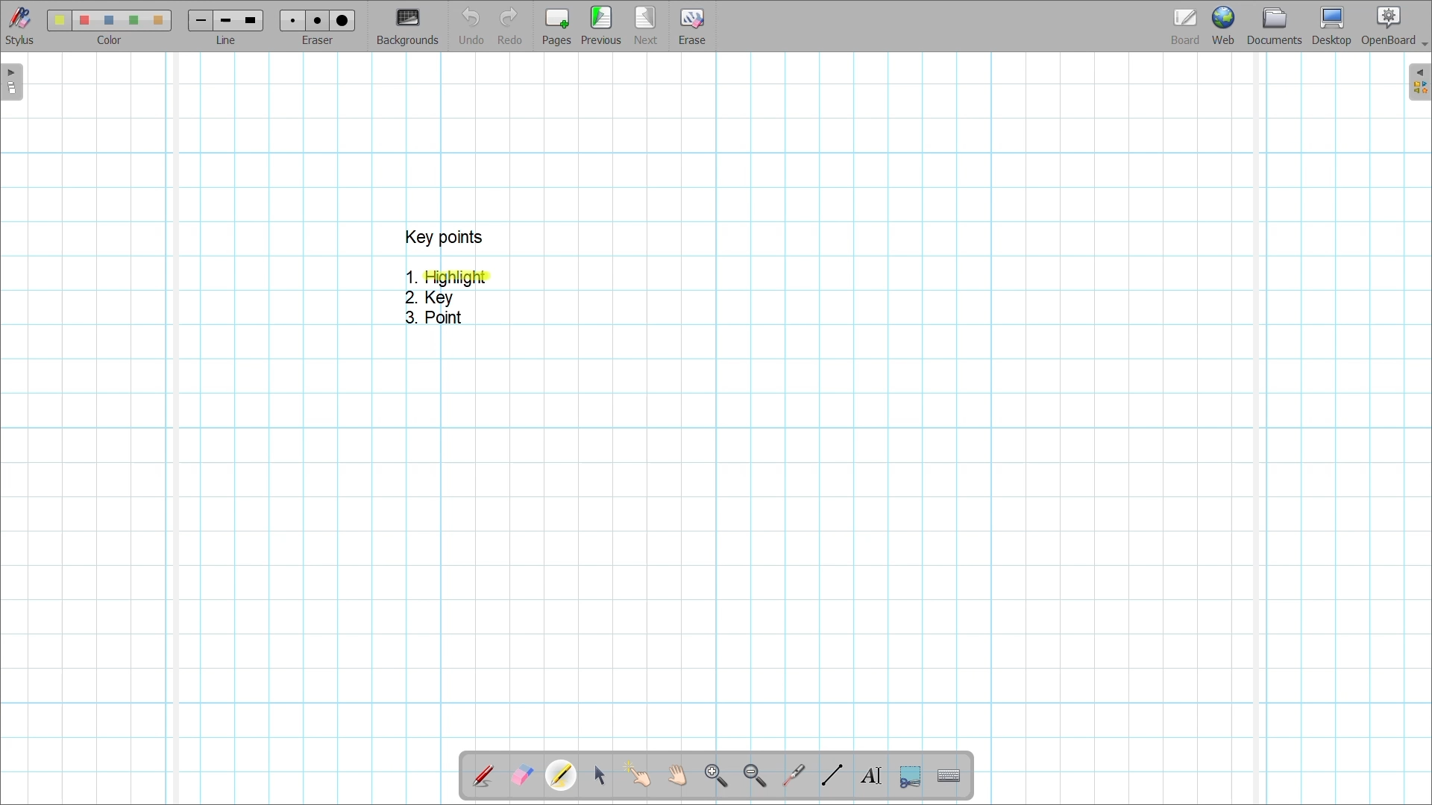 Image resolution: width=1432 pixels, height=805 pixels. What do you see at coordinates (21, 26) in the screenshot?
I see `Stylus menu at the bottom of the page` at bounding box center [21, 26].